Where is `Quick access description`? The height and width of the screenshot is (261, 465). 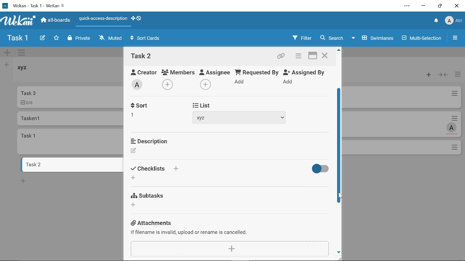 Quick access description is located at coordinates (102, 20).